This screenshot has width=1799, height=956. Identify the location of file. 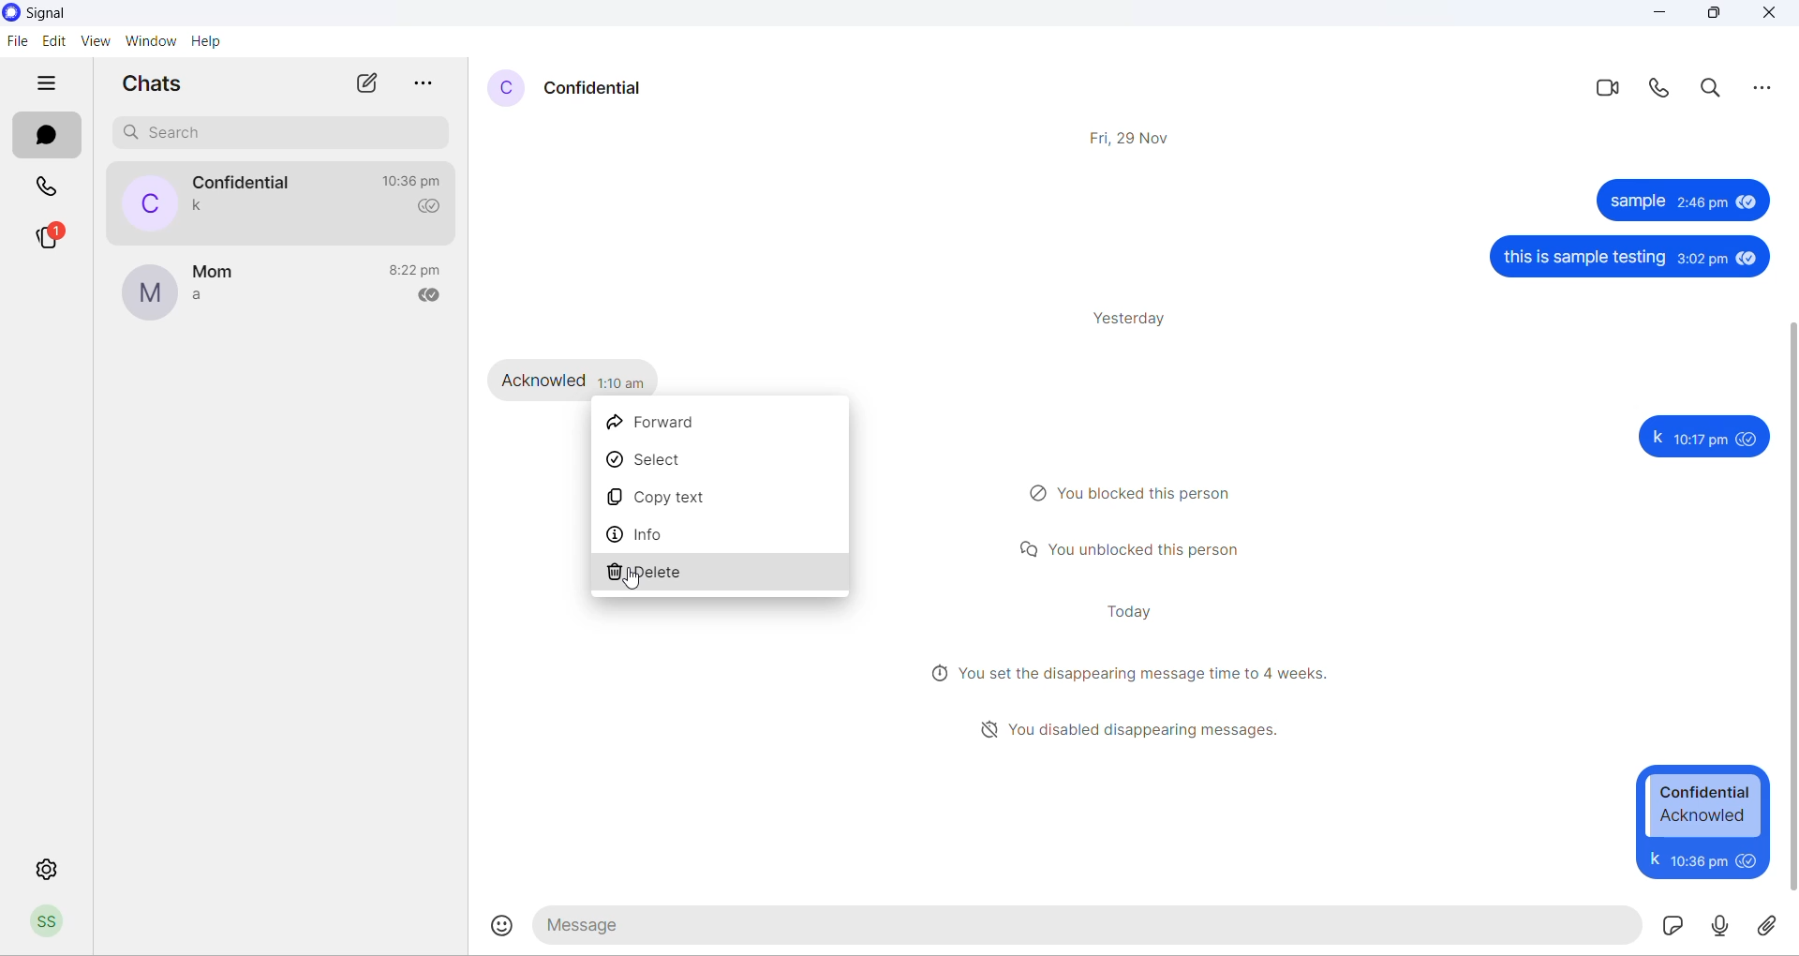
(17, 41).